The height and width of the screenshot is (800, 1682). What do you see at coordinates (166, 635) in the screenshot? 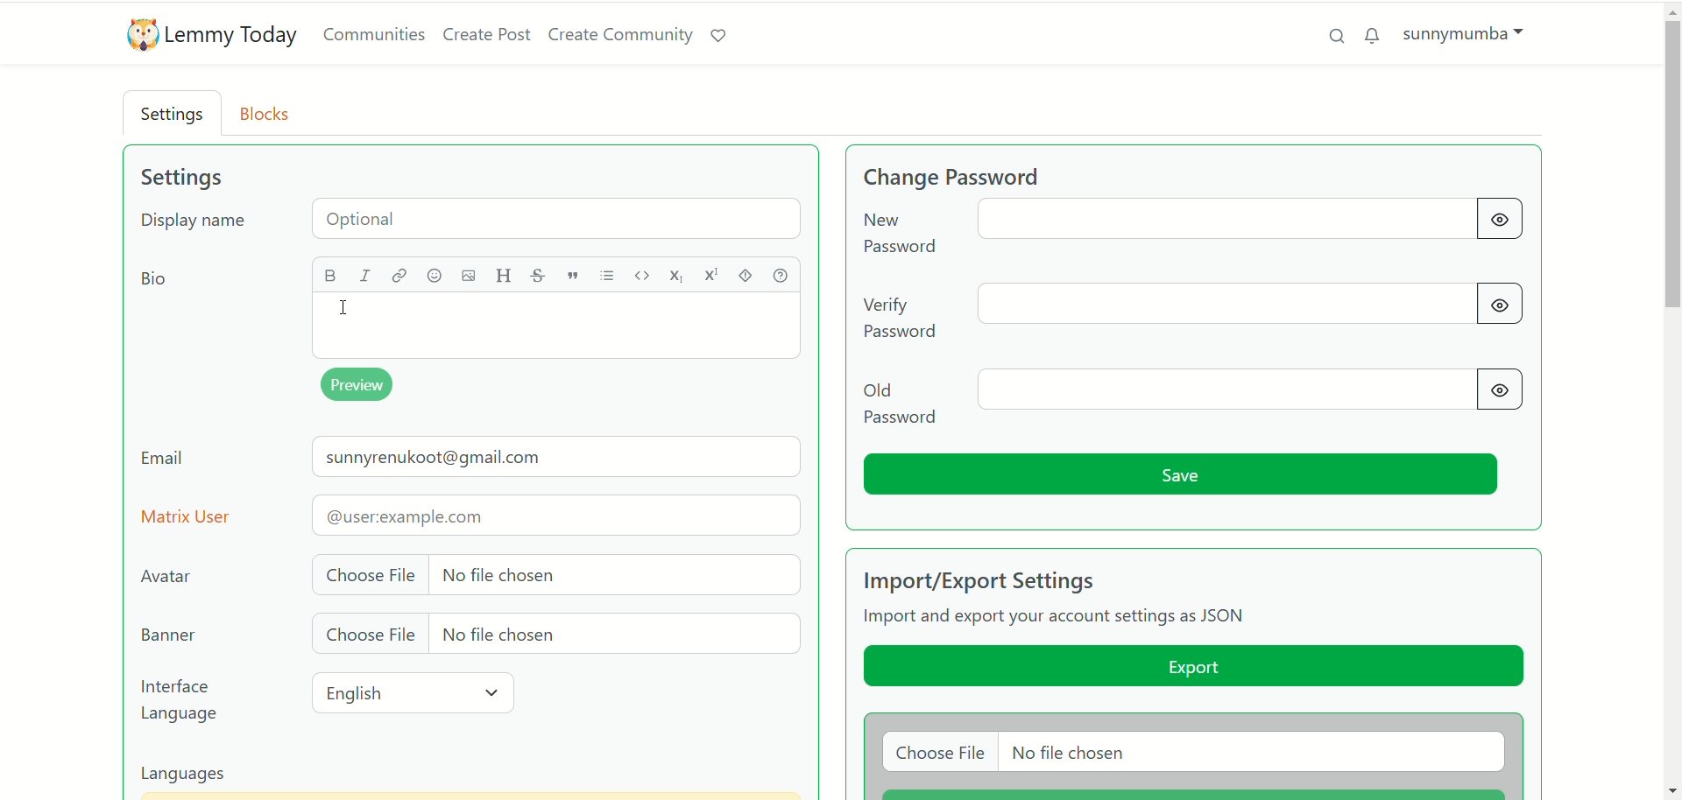
I see `banner` at bounding box center [166, 635].